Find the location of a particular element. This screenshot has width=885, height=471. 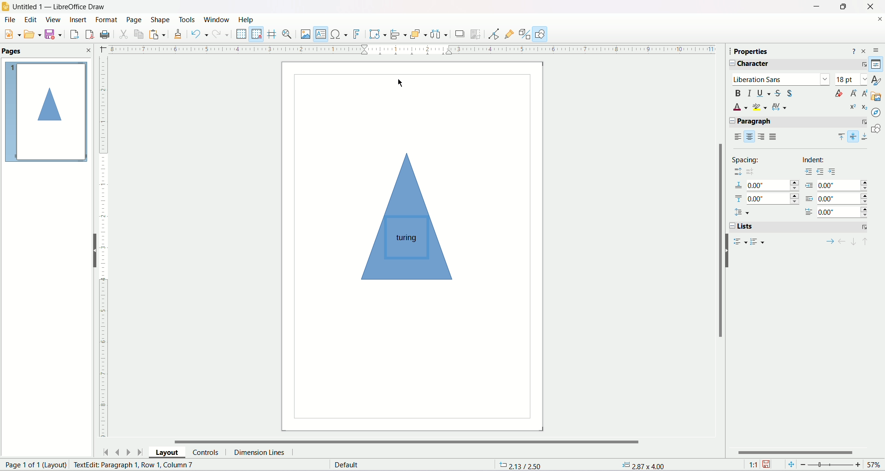

Text is located at coordinates (33, 465).